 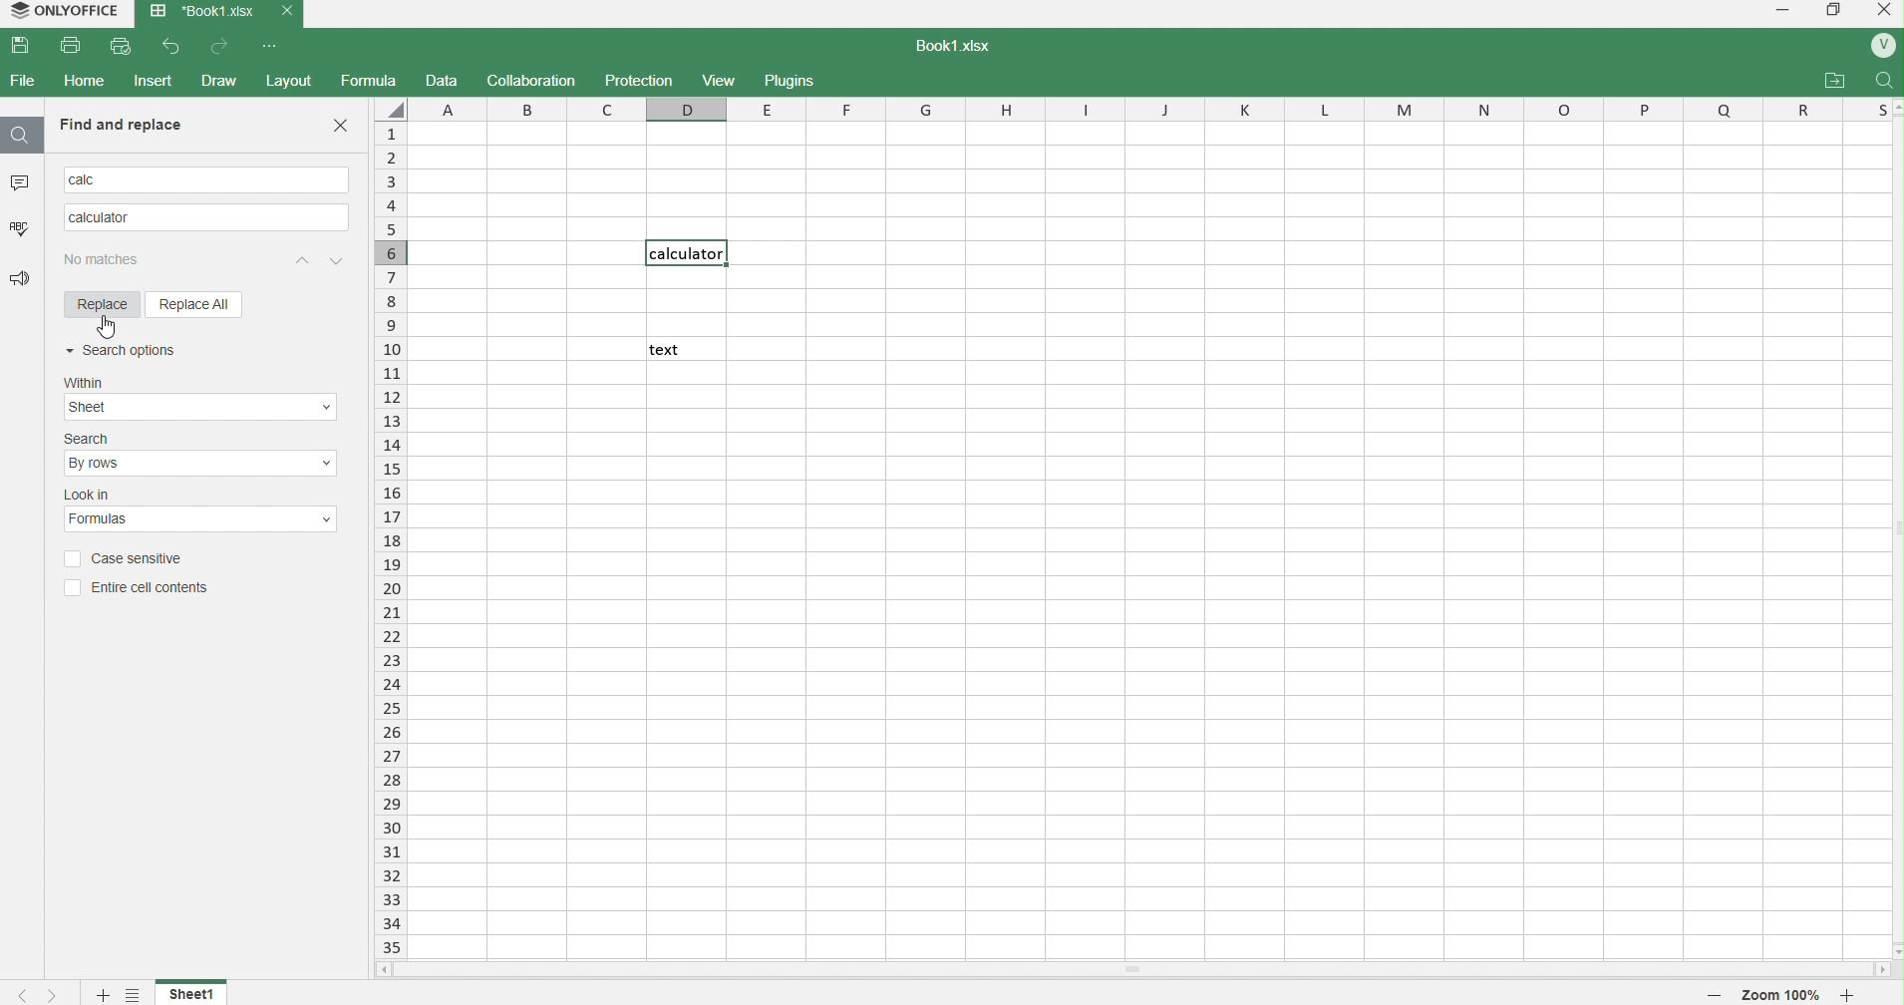 What do you see at coordinates (177, 633) in the screenshot?
I see `Cell` at bounding box center [177, 633].